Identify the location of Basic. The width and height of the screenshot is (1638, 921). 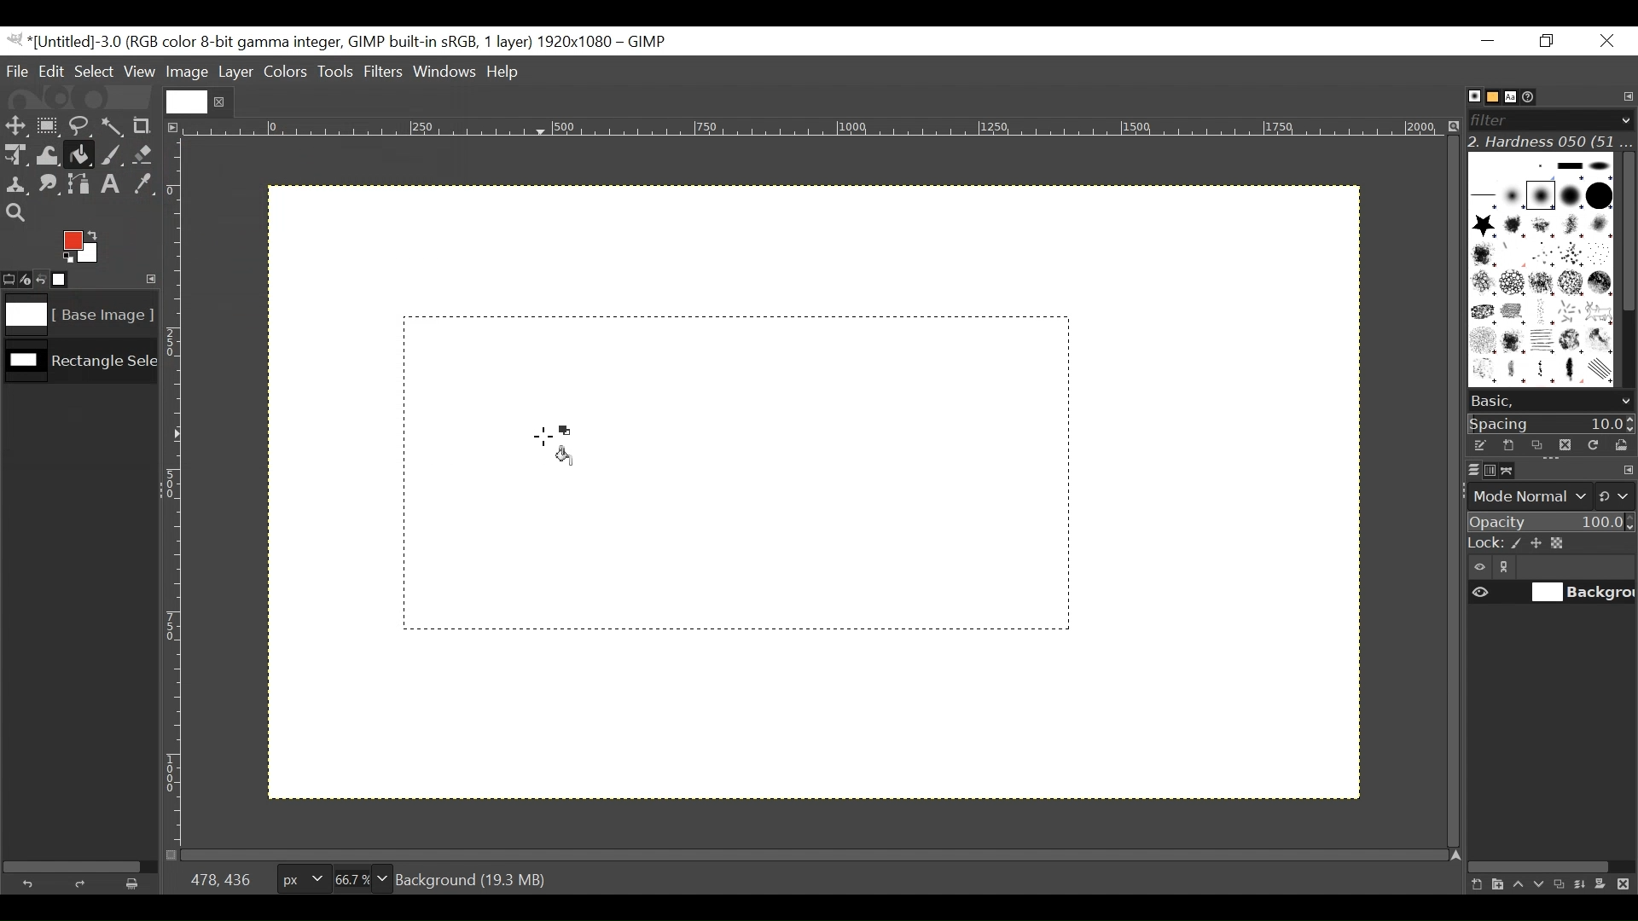
(1488, 97).